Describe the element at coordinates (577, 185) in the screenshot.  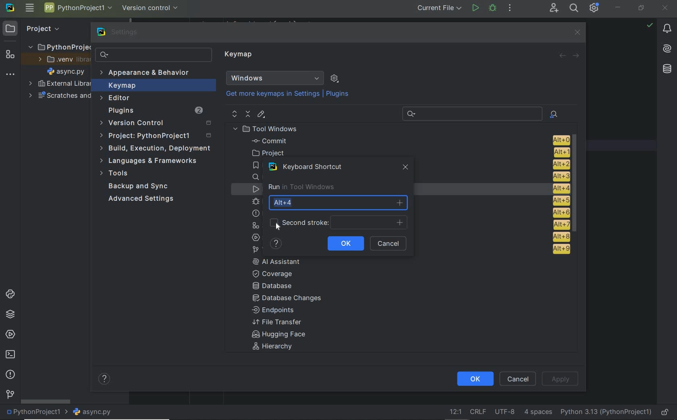
I see `scrollbar` at that location.